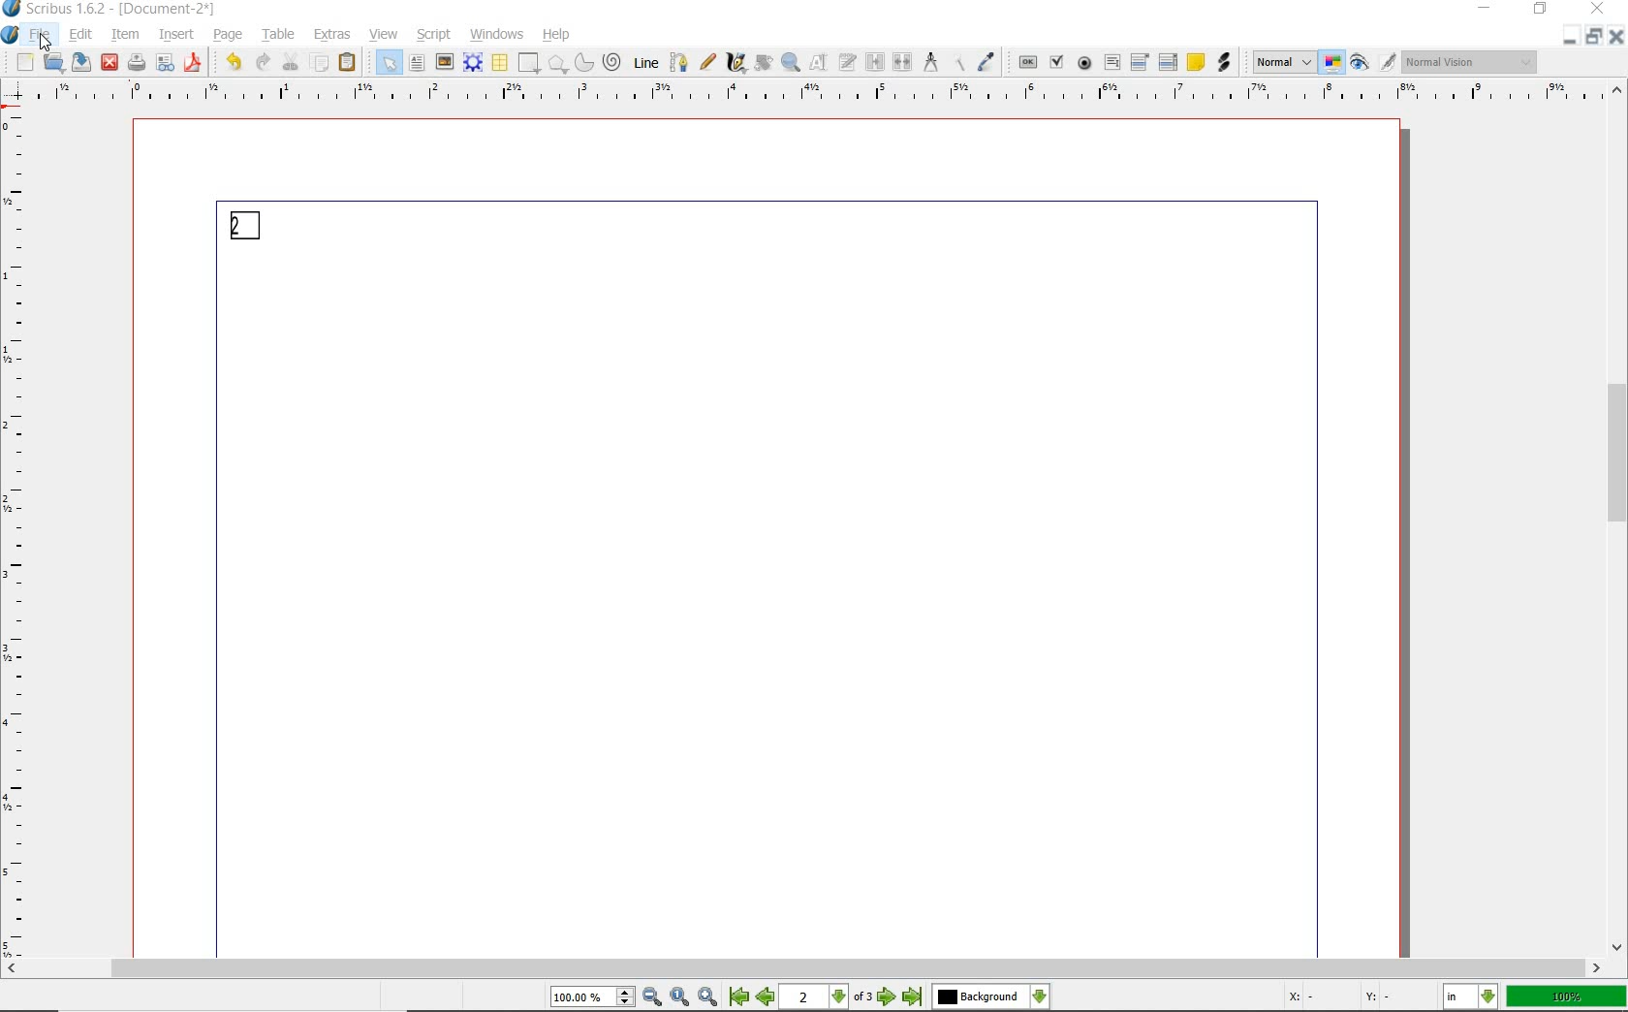  I want to click on spiral, so click(611, 61).